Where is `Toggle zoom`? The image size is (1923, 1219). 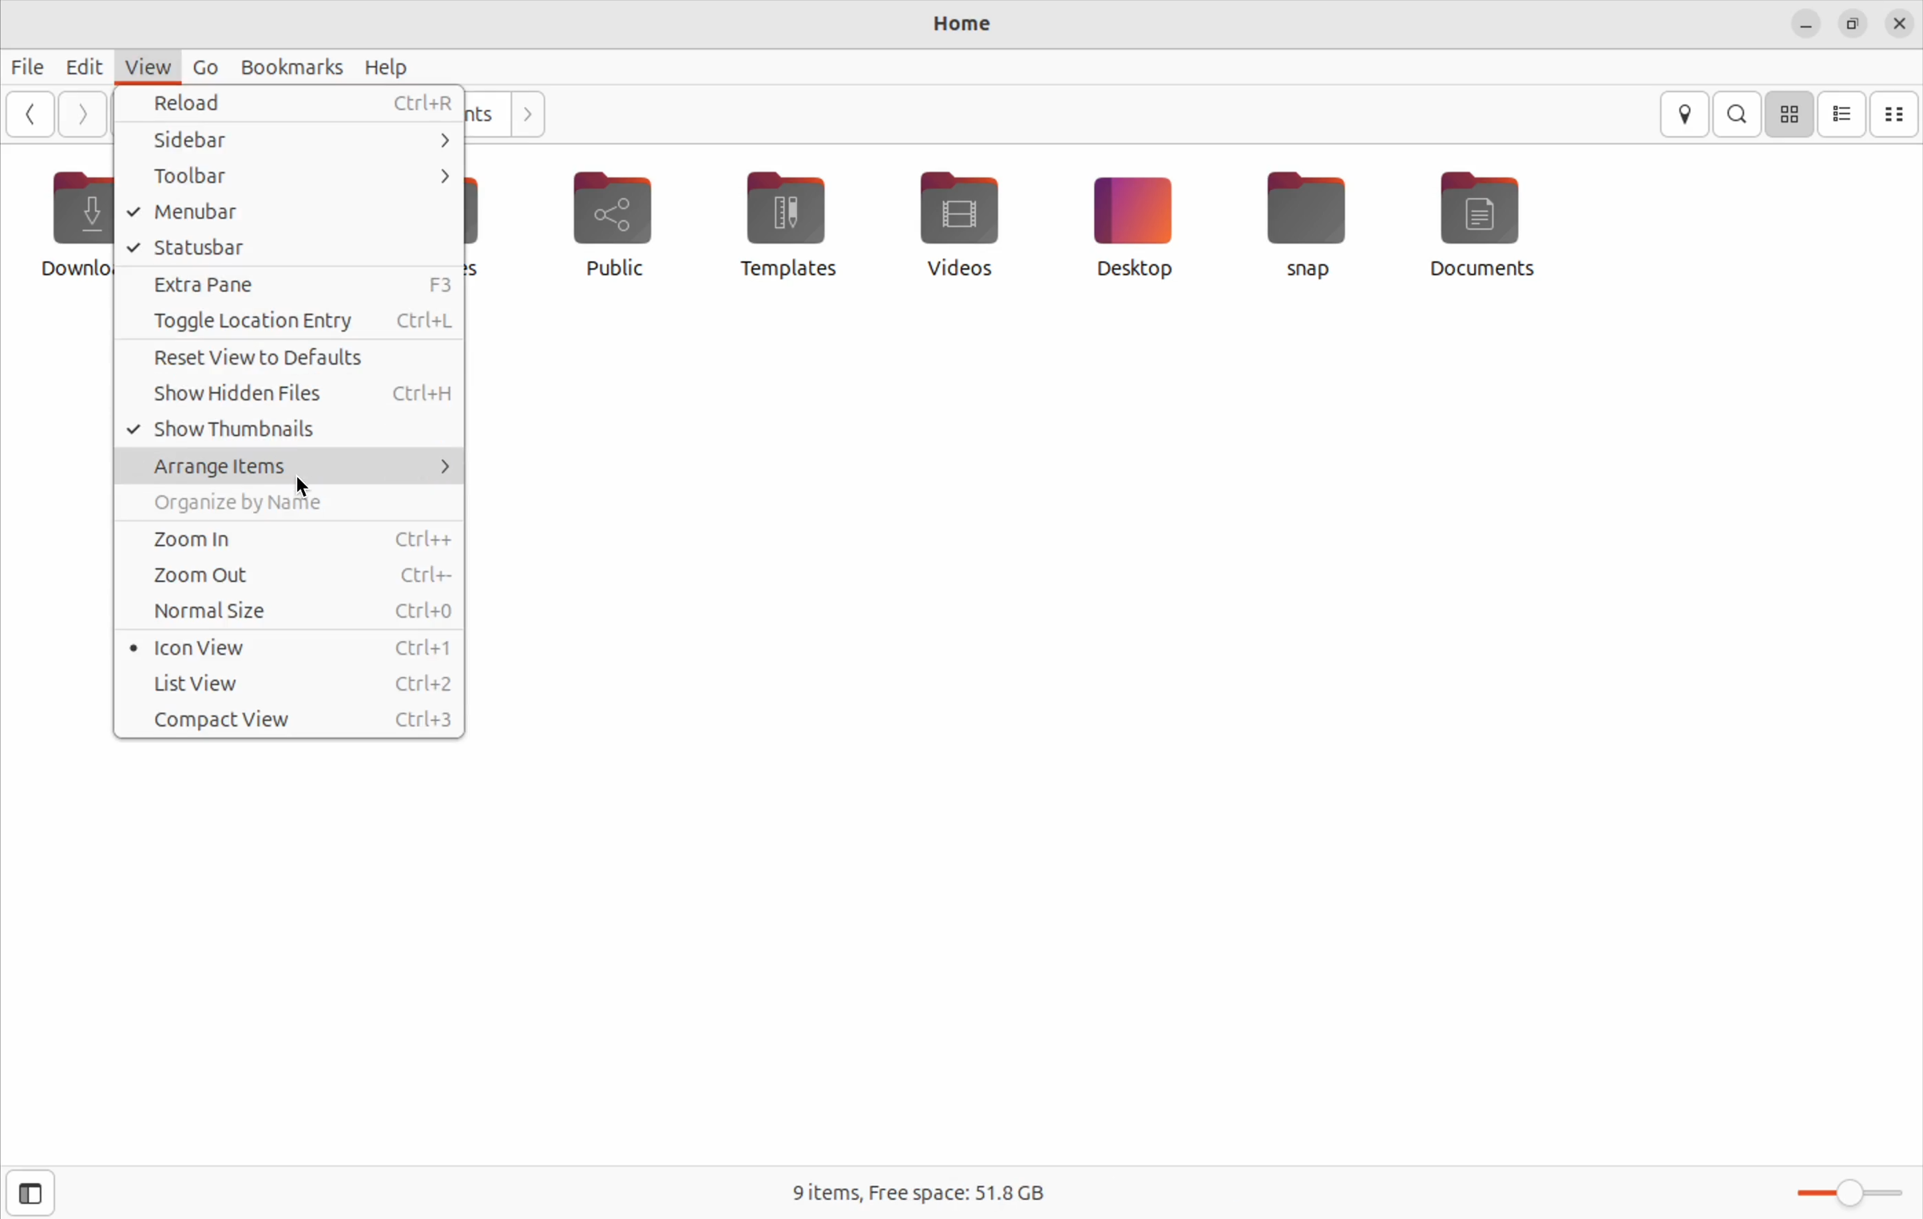 Toggle zoom is located at coordinates (1851, 1190).